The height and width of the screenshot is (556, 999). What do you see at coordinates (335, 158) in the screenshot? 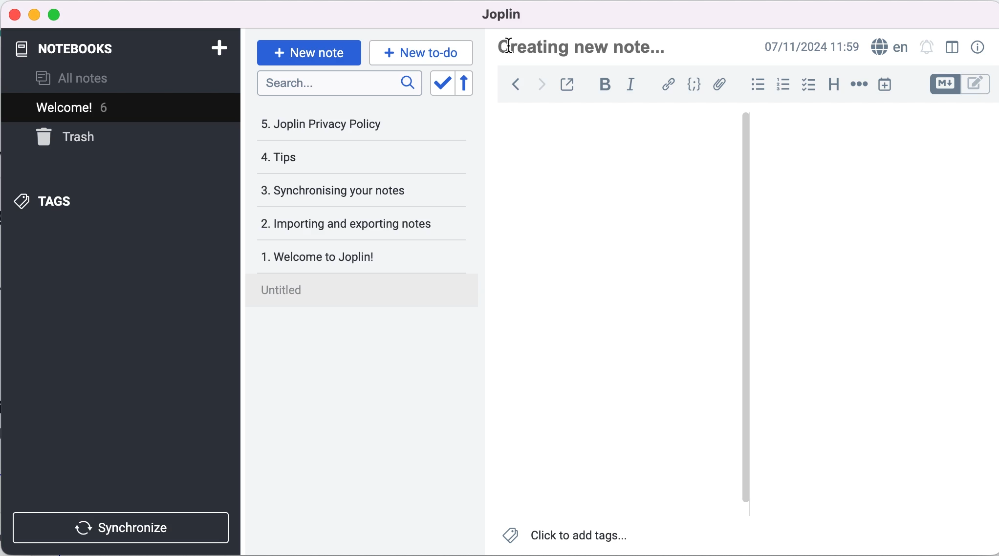
I see `tips` at bounding box center [335, 158].